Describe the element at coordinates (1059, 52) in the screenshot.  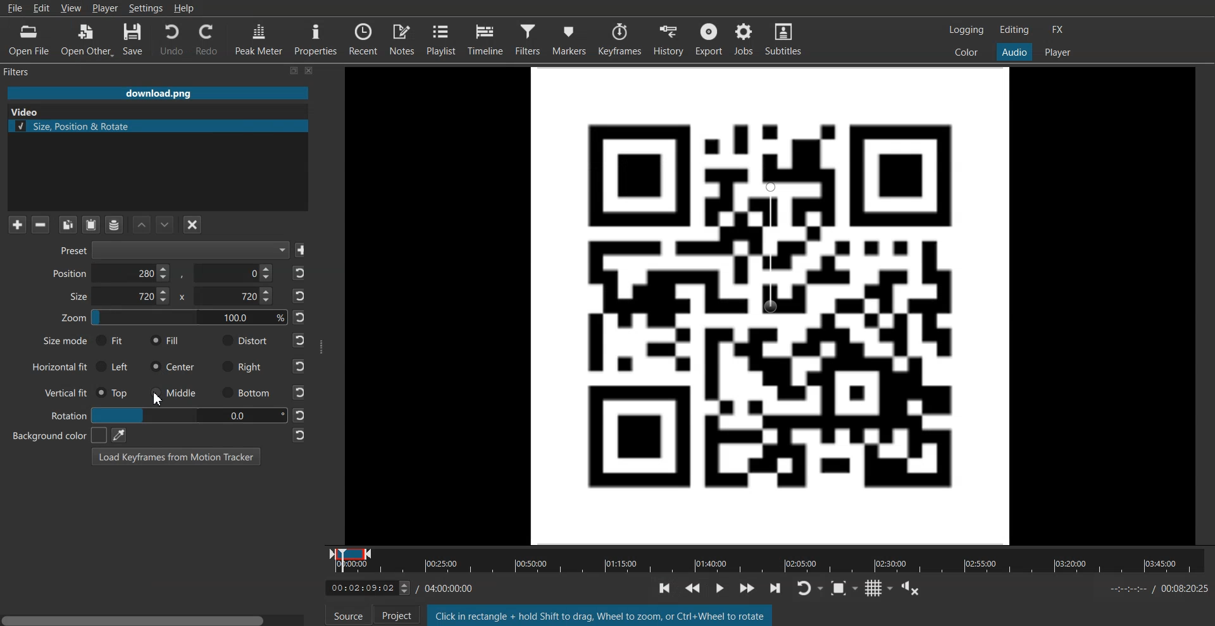
I see `Switch to the Player one layout` at that location.